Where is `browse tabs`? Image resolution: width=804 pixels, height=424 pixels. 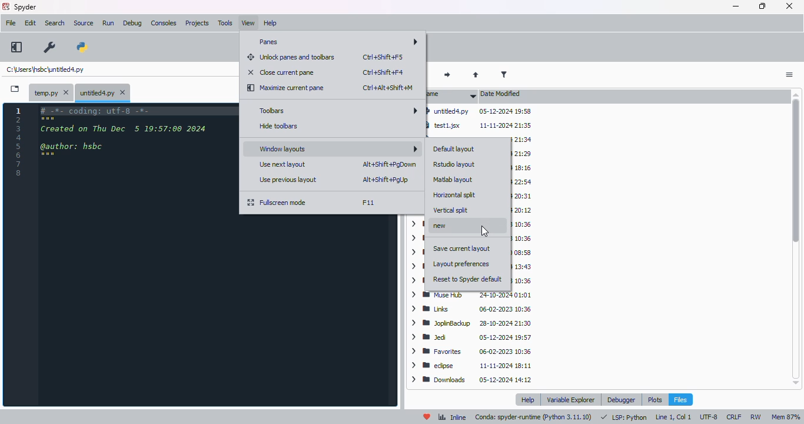 browse tabs is located at coordinates (15, 89).